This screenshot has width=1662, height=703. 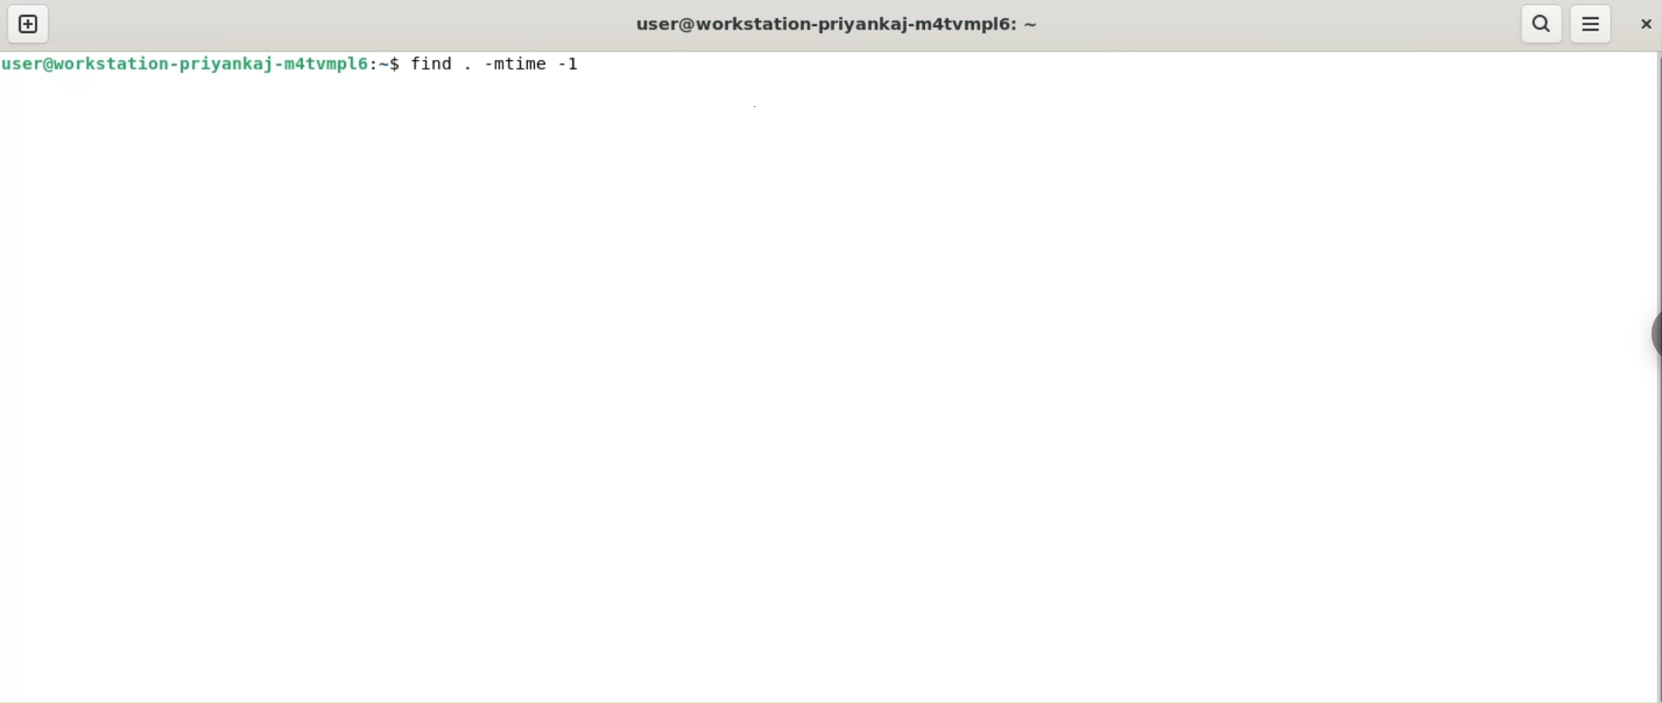 What do you see at coordinates (1655, 333) in the screenshot?
I see `sidebar` at bounding box center [1655, 333].